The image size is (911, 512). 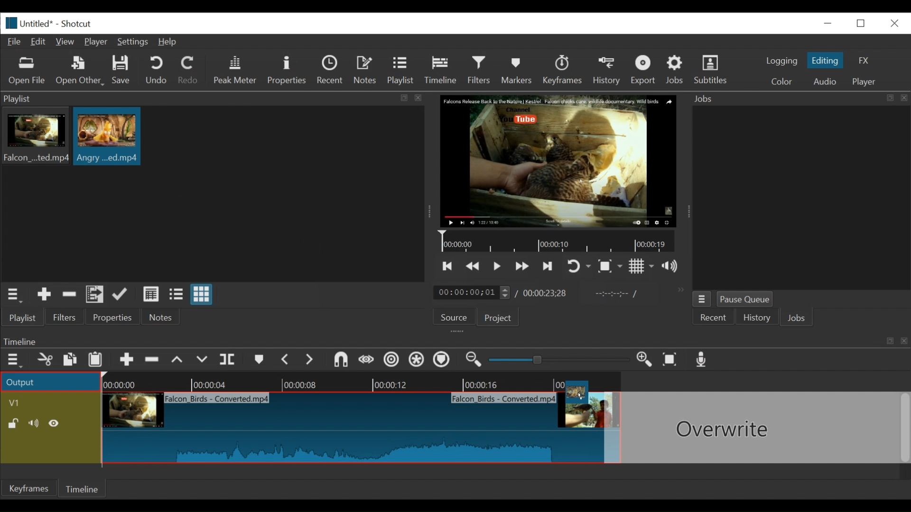 What do you see at coordinates (209, 99) in the screenshot?
I see `playlist panel` at bounding box center [209, 99].